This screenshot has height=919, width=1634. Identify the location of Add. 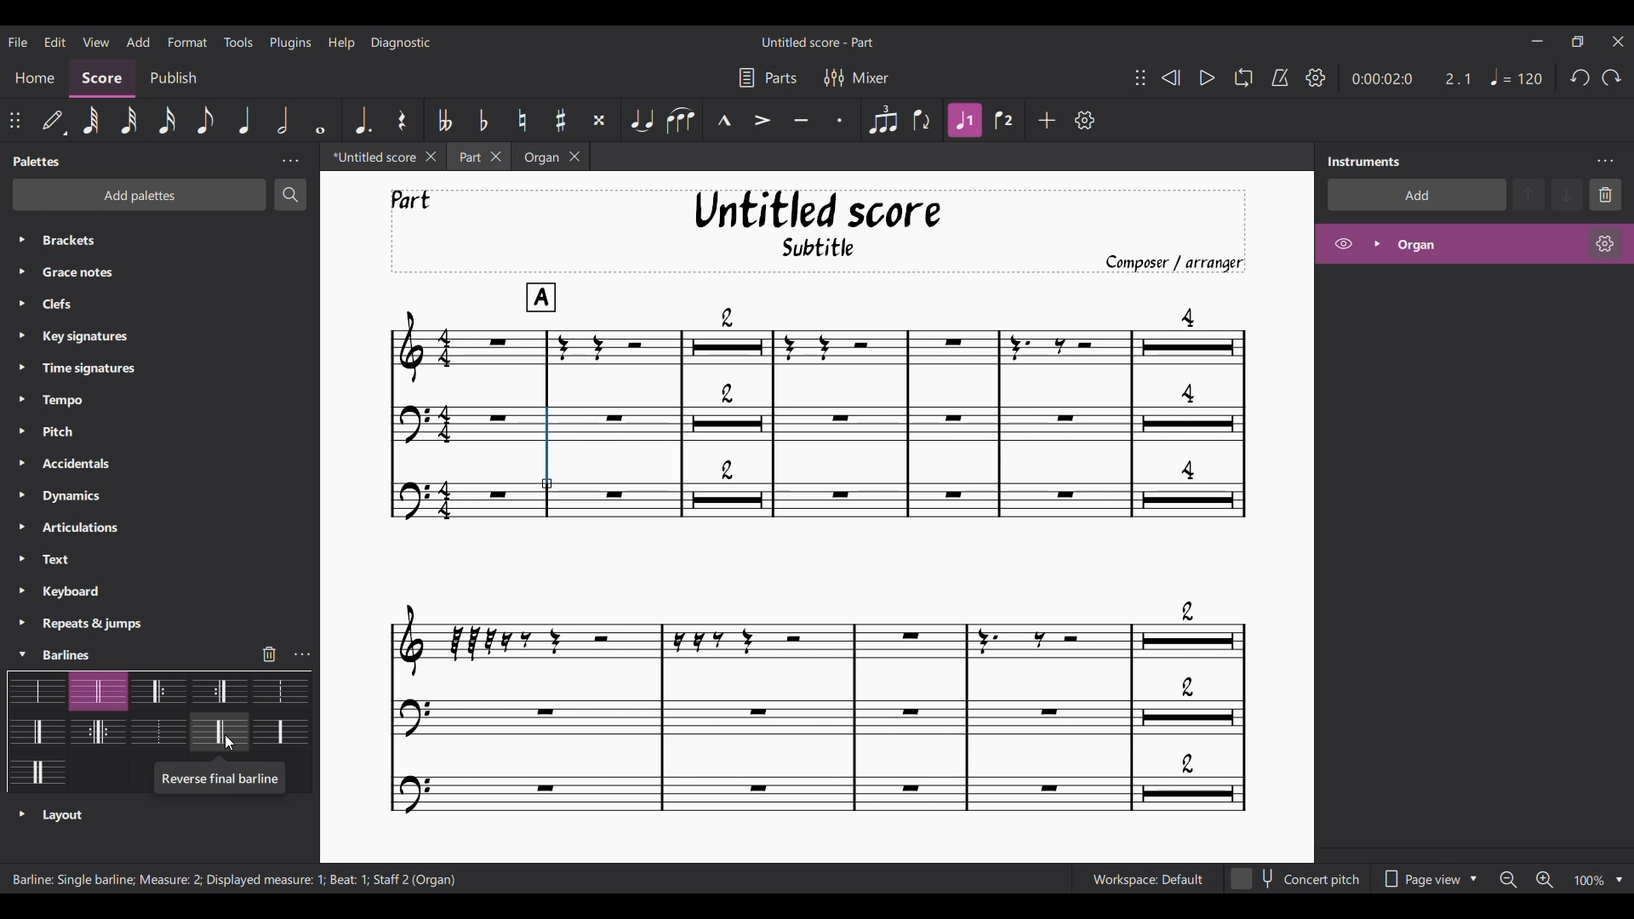
(1047, 120).